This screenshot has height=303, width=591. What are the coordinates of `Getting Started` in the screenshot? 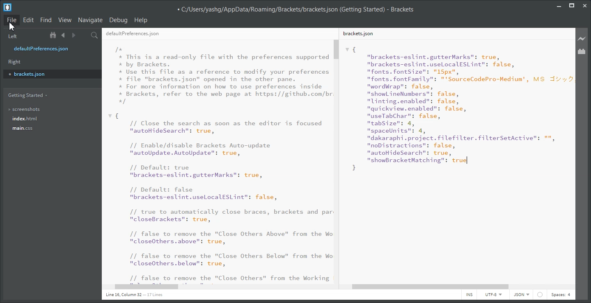 It's located at (27, 95).